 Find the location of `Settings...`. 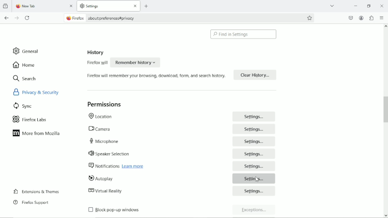

Settings... is located at coordinates (254, 116).